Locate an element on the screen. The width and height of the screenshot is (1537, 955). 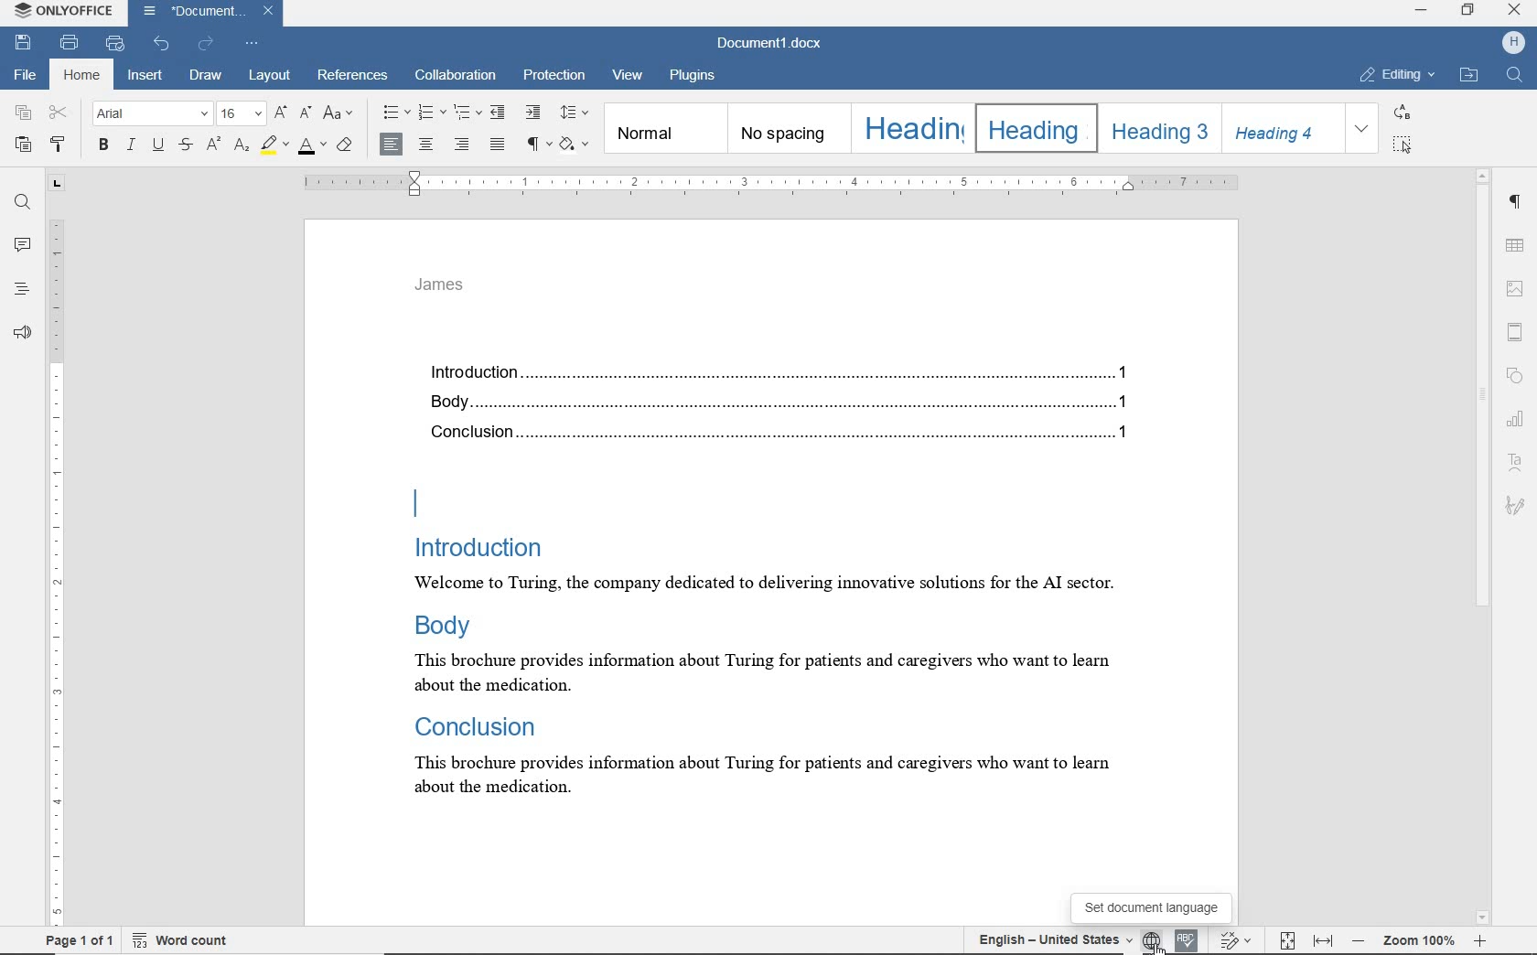
numbering is located at coordinates (433, 113).